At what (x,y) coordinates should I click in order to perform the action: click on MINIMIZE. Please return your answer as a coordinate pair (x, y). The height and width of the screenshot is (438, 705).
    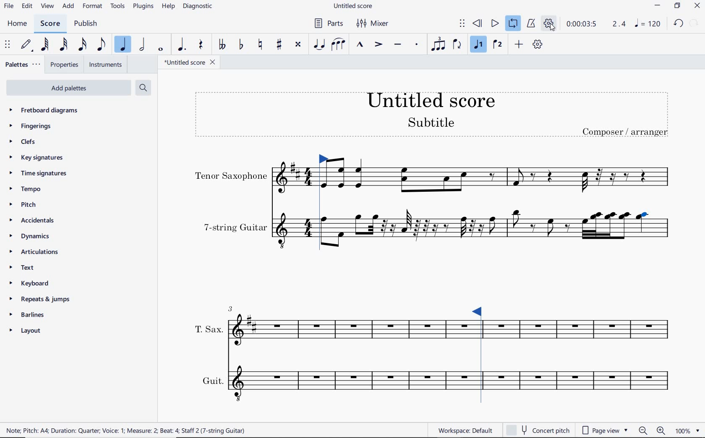
    Looking at the image, I should click on (659, 5).